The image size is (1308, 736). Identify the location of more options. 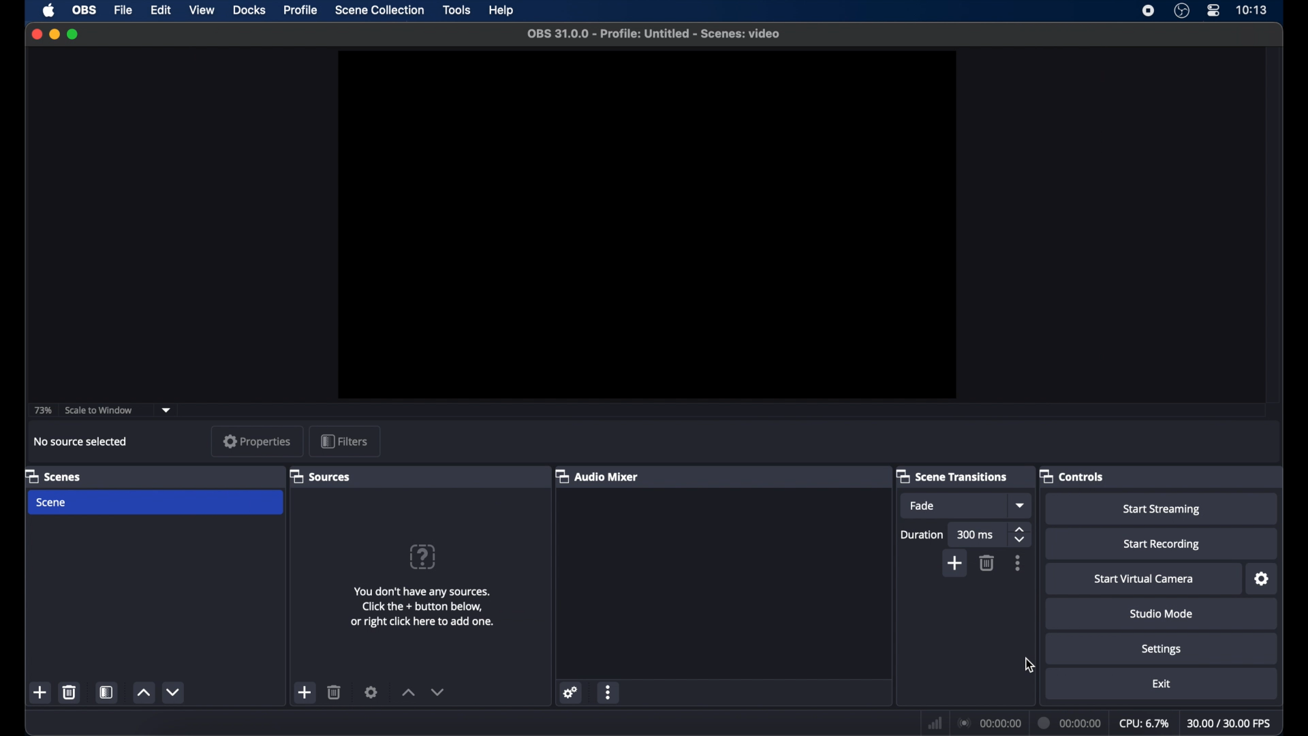
(1018, 563).